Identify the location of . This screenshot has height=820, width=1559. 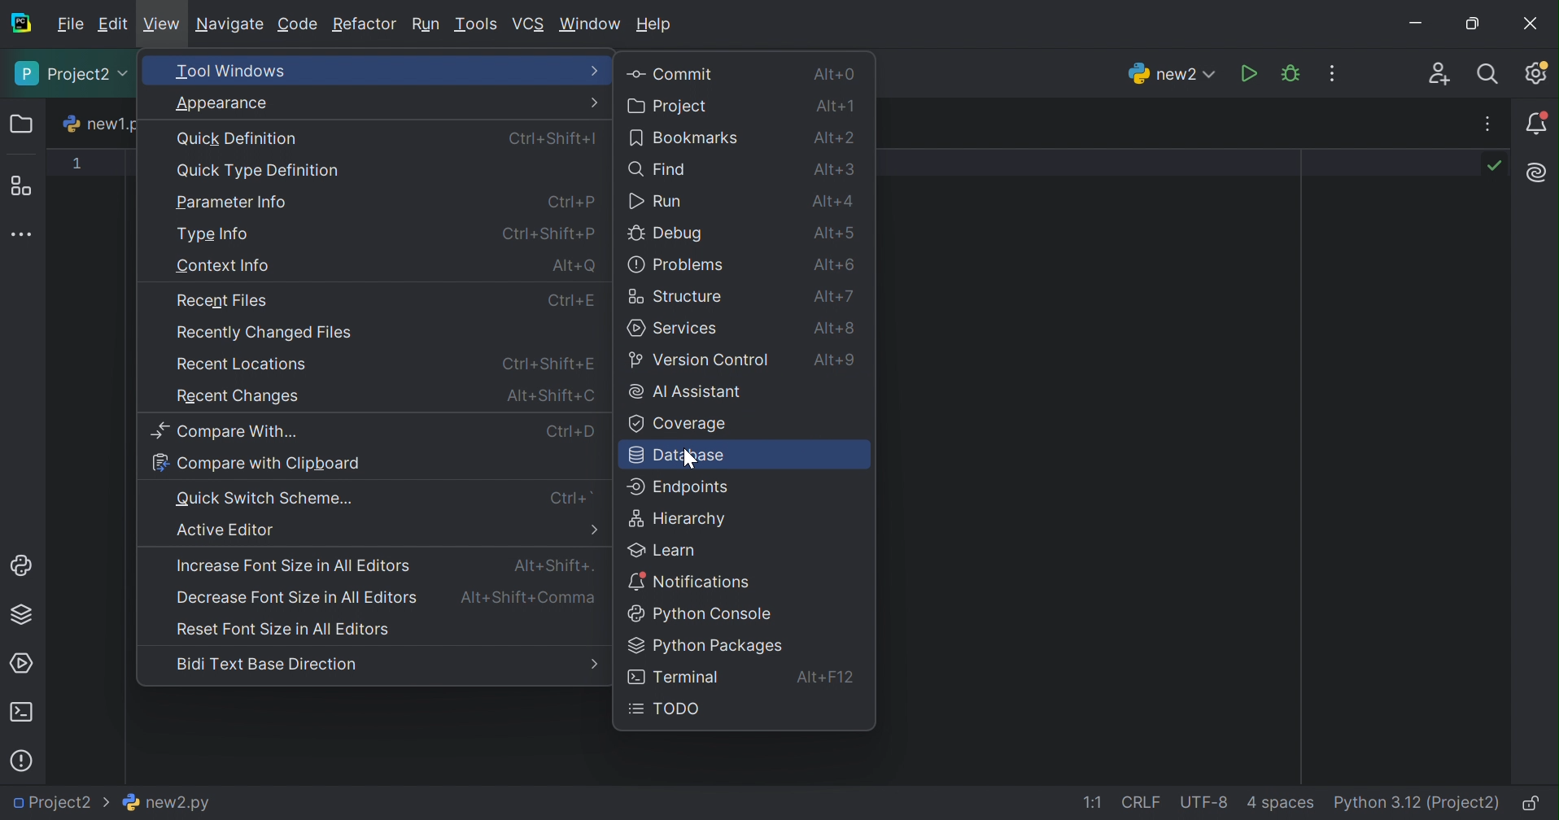
(23, 185).